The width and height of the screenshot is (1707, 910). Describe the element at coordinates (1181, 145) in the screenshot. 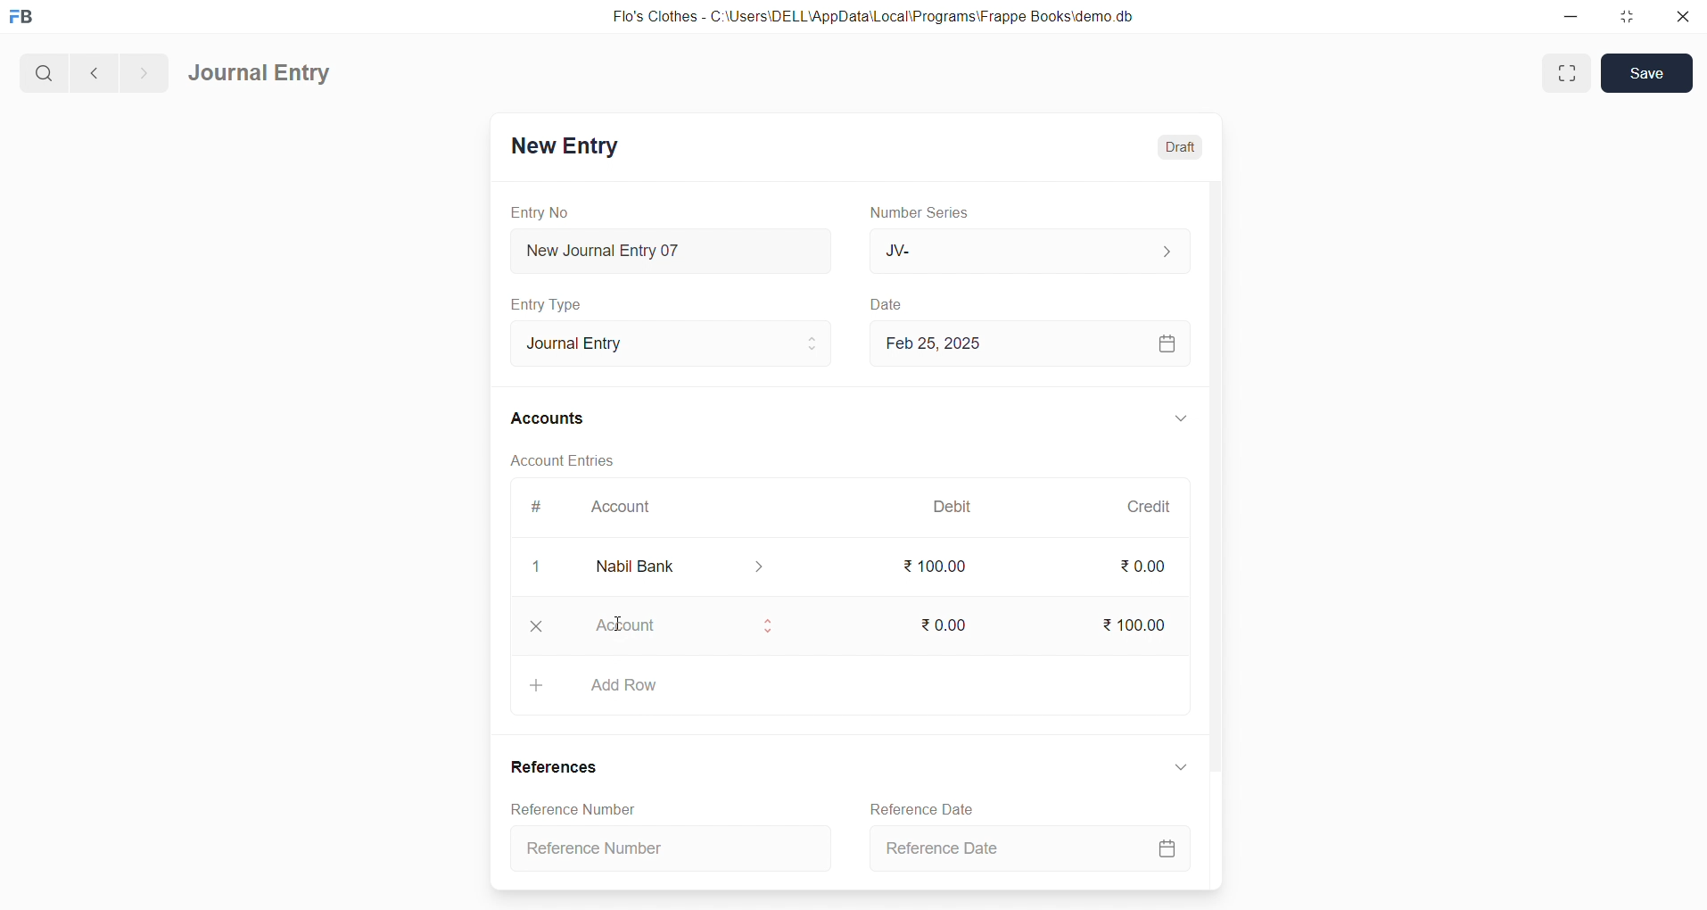

I see `Draft` at that location.